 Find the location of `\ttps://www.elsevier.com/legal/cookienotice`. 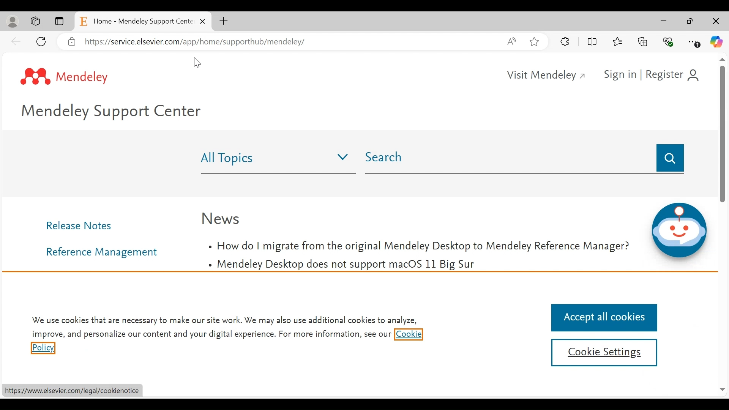

\ttps://www.elsevier.com/legal/cookienotice is located at coordinates (76, 391).